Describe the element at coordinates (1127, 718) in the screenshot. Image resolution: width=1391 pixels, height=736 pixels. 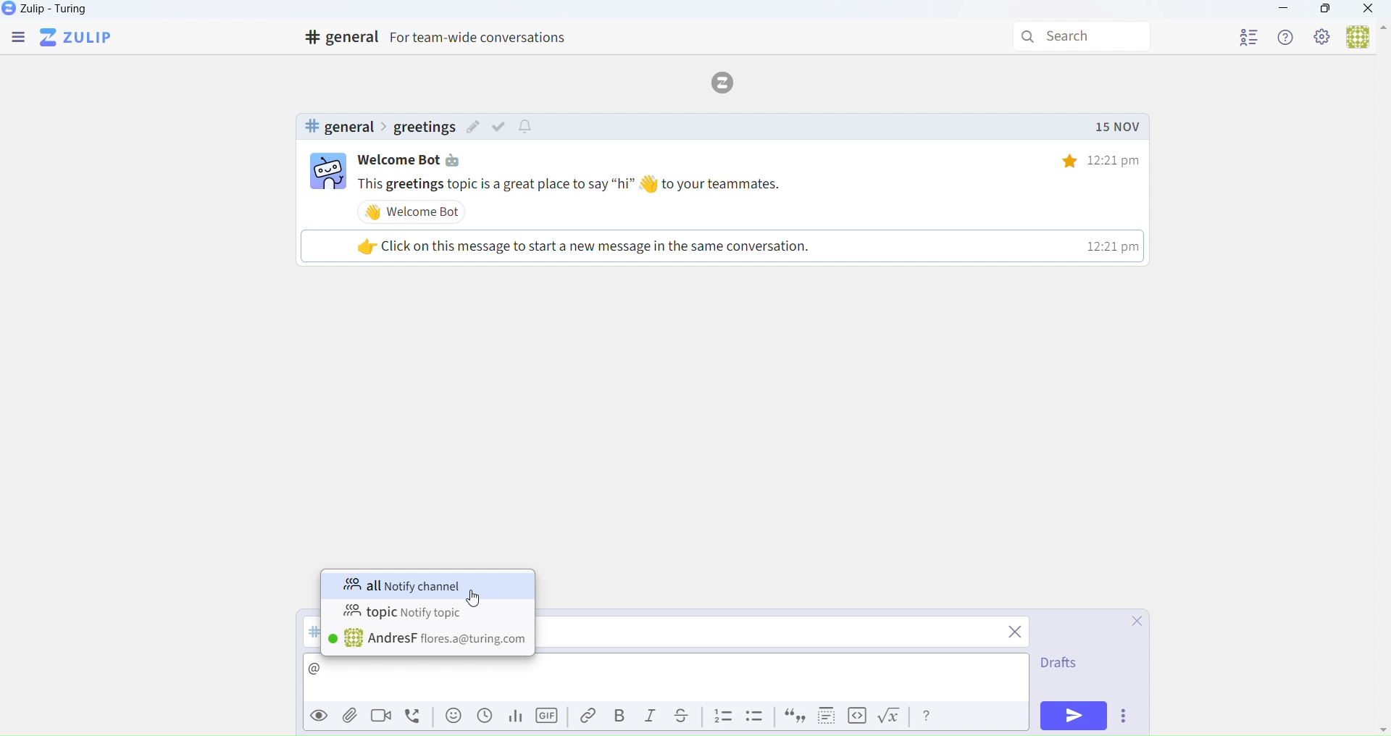
I see `Options` at that location.